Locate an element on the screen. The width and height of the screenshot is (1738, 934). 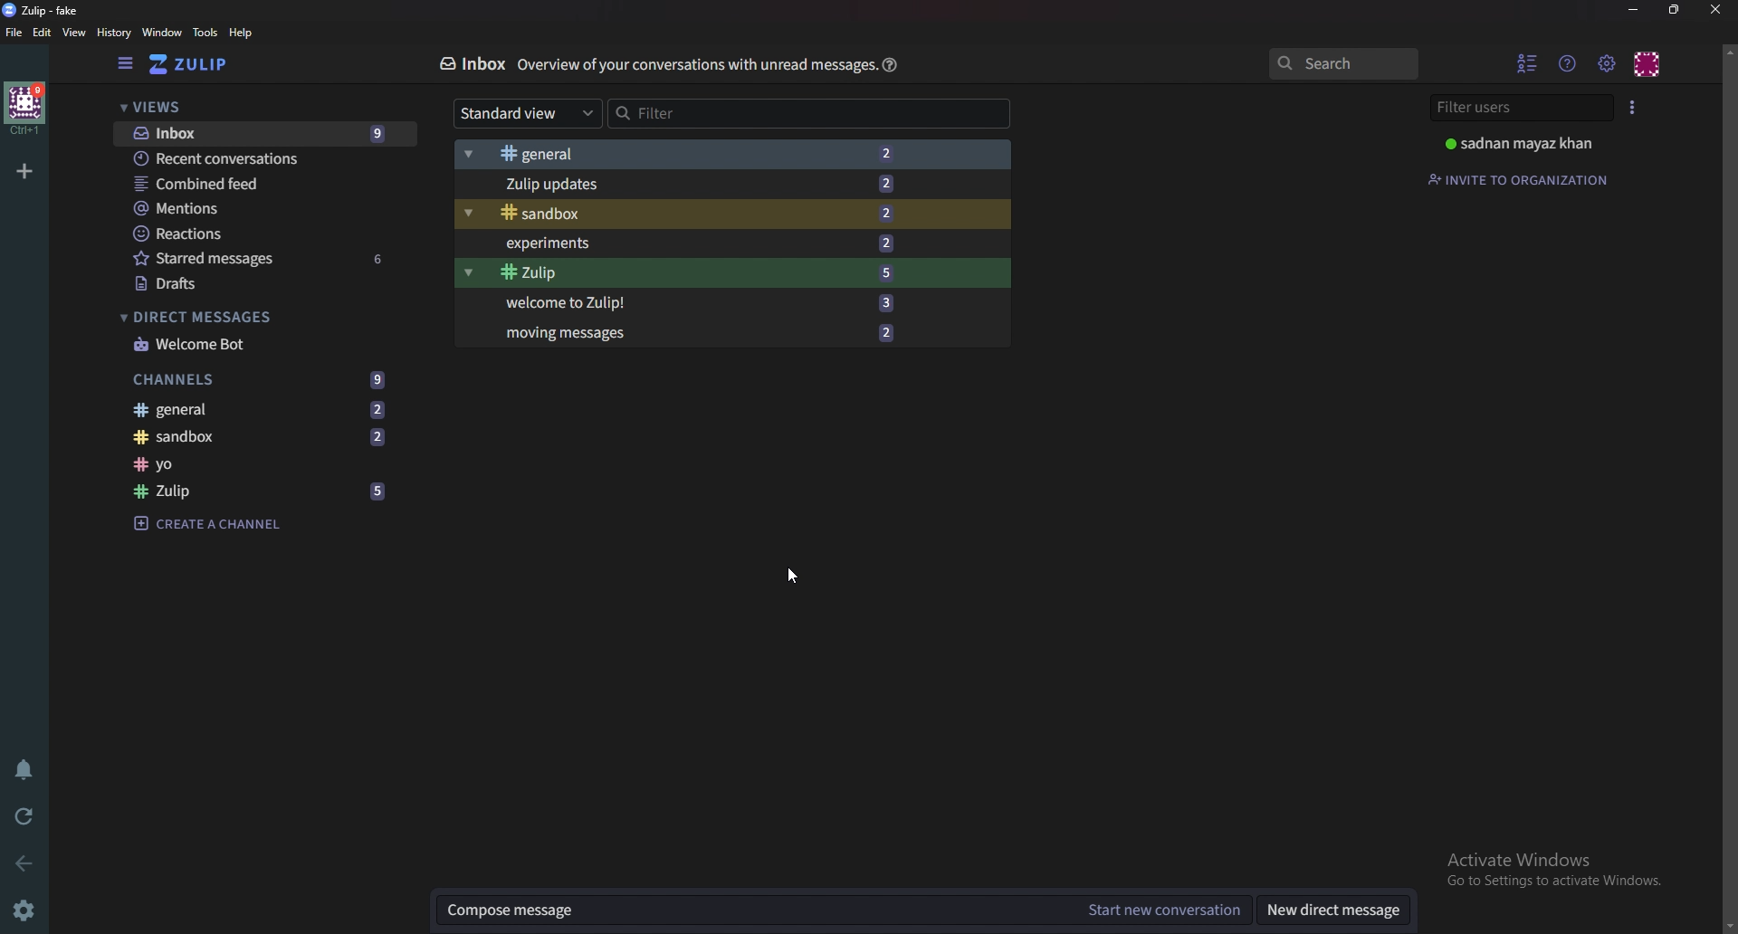
starred messages is located at coordinates (265, 258).